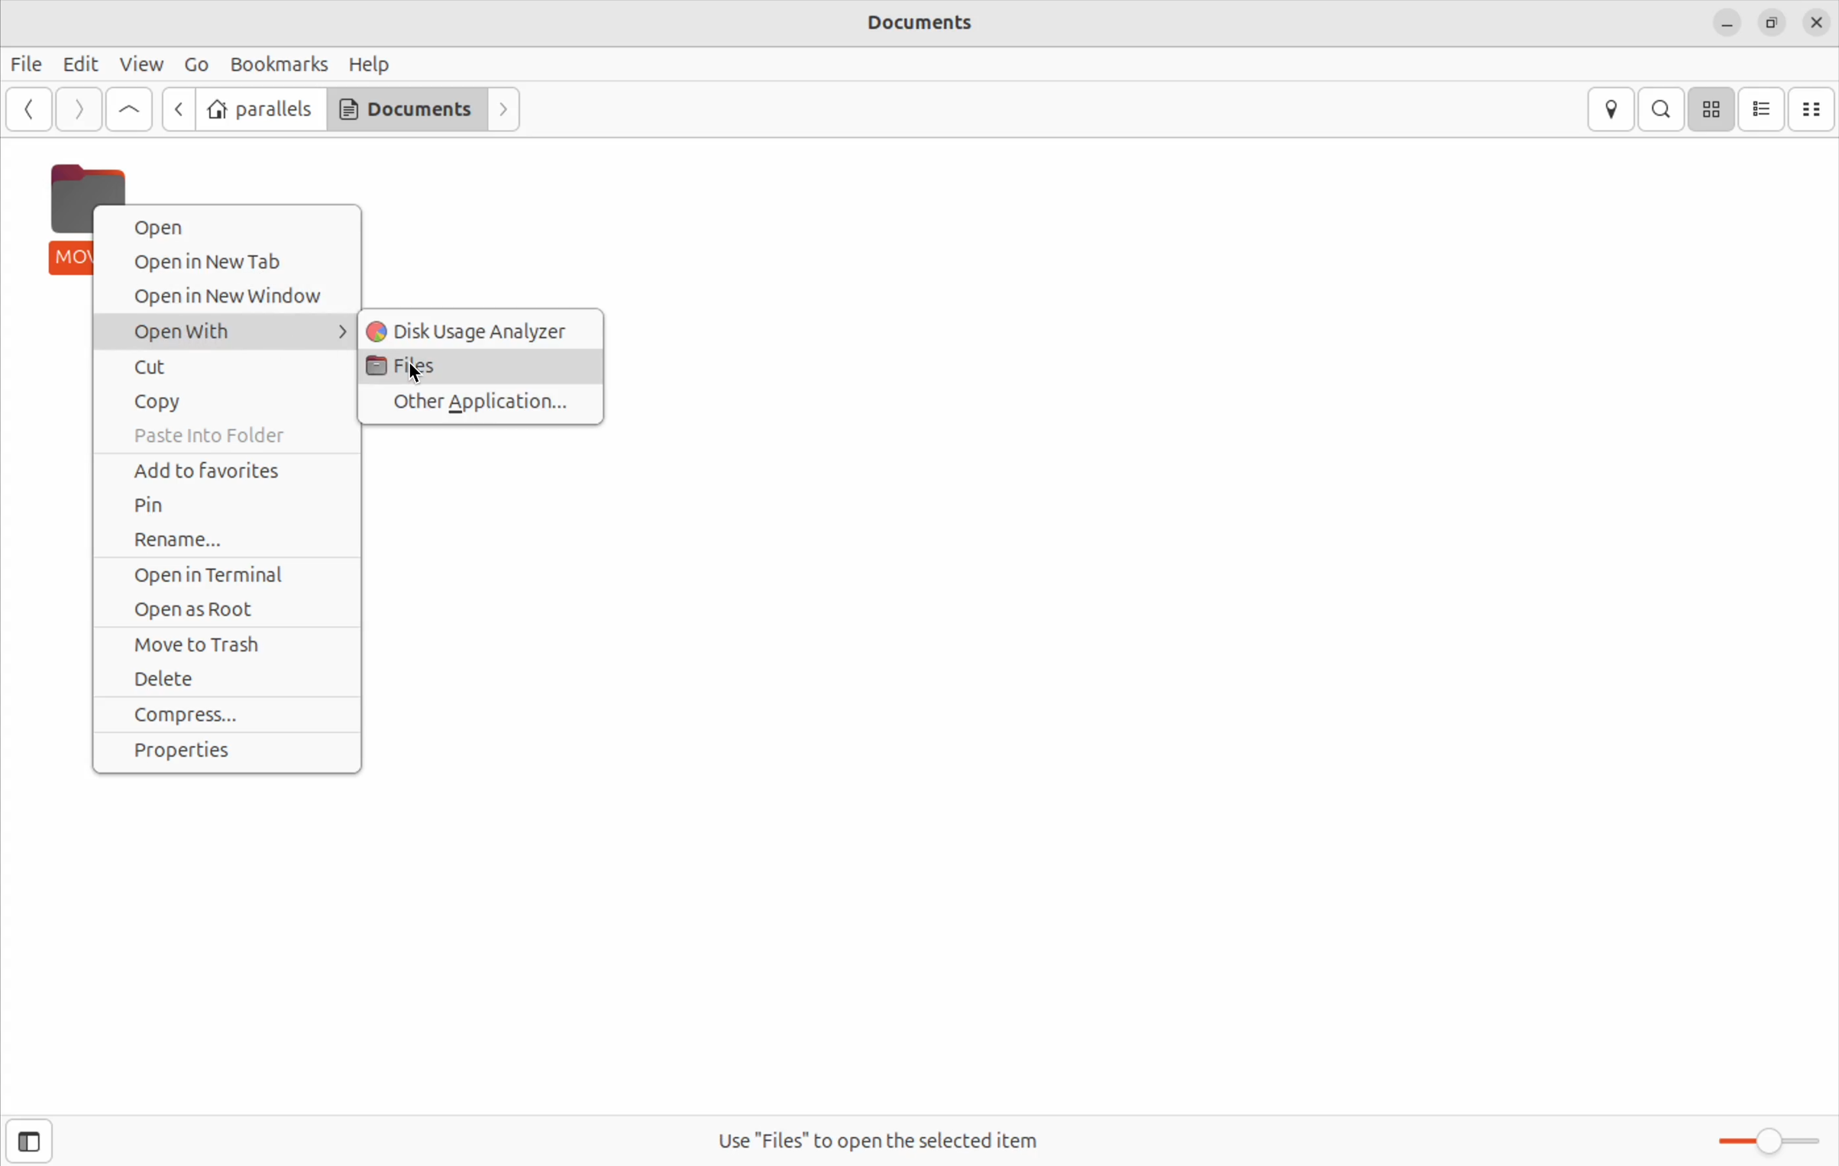 This screenshot has height=1166, width=1839. What do you see at coordinates (1711, 109) in the screenshot?
I see `icon view` at bounding box center [1711, 109].